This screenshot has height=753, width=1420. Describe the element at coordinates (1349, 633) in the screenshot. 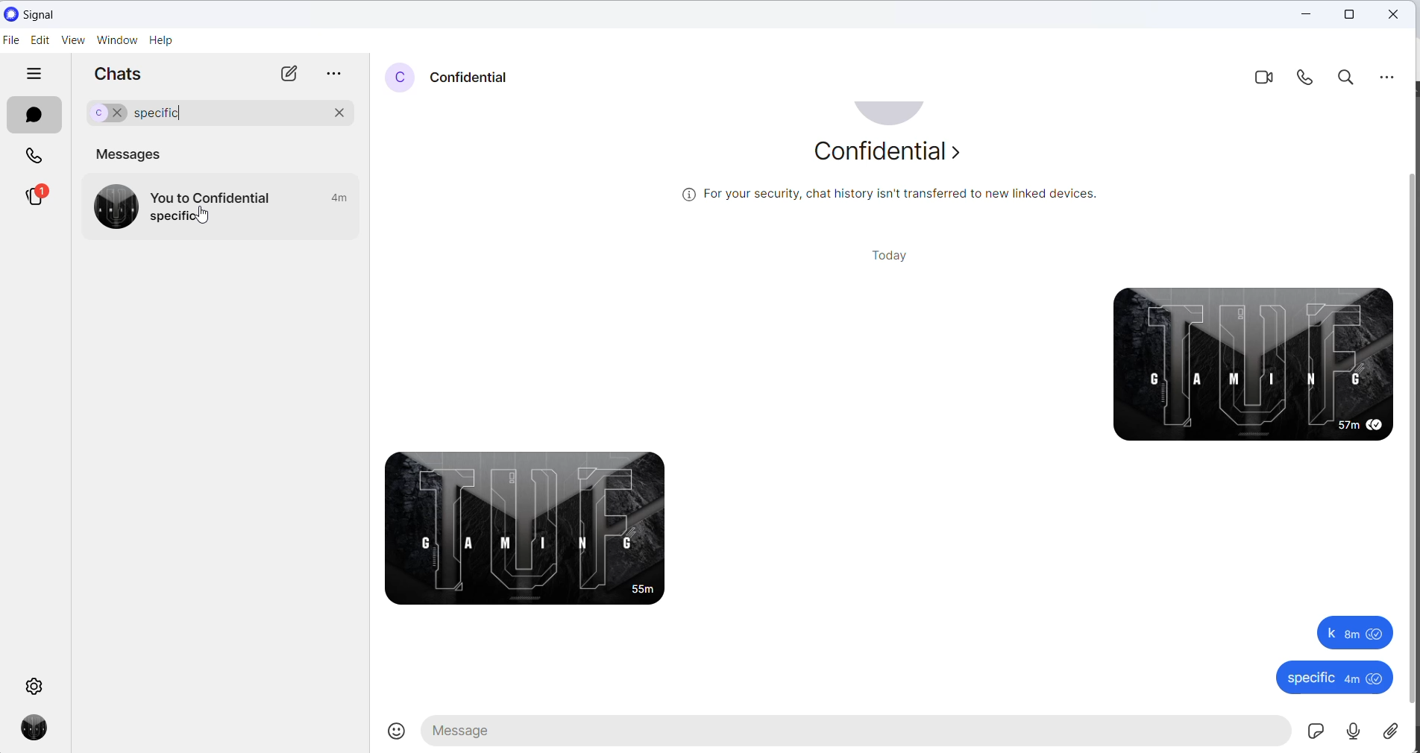

I see `k` at that location.